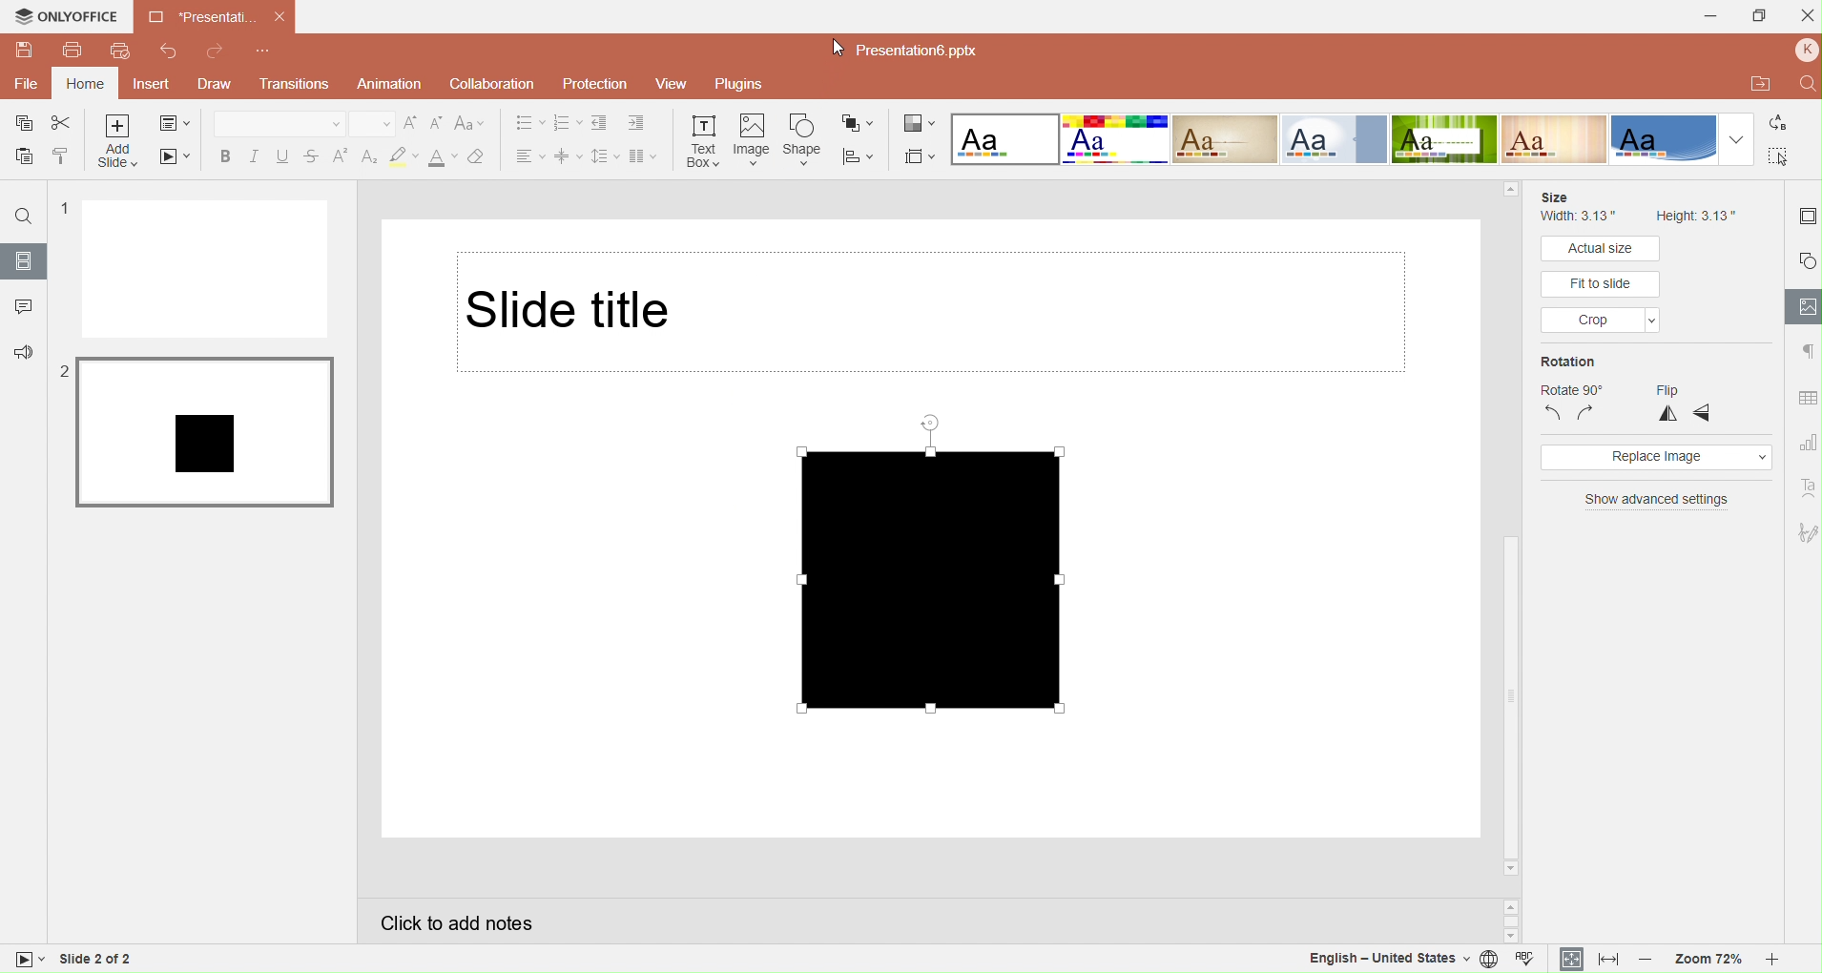 The height and width of the screenshot is (973, 1822). What do you see at coordinates (1760, 85) in the screenshot?
I see `Open file location` at bounding box center [1760, 85].